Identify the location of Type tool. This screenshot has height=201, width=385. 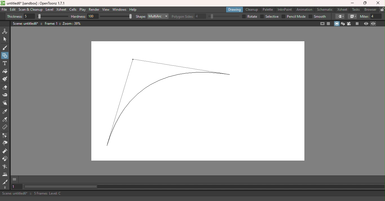
(5, 63).